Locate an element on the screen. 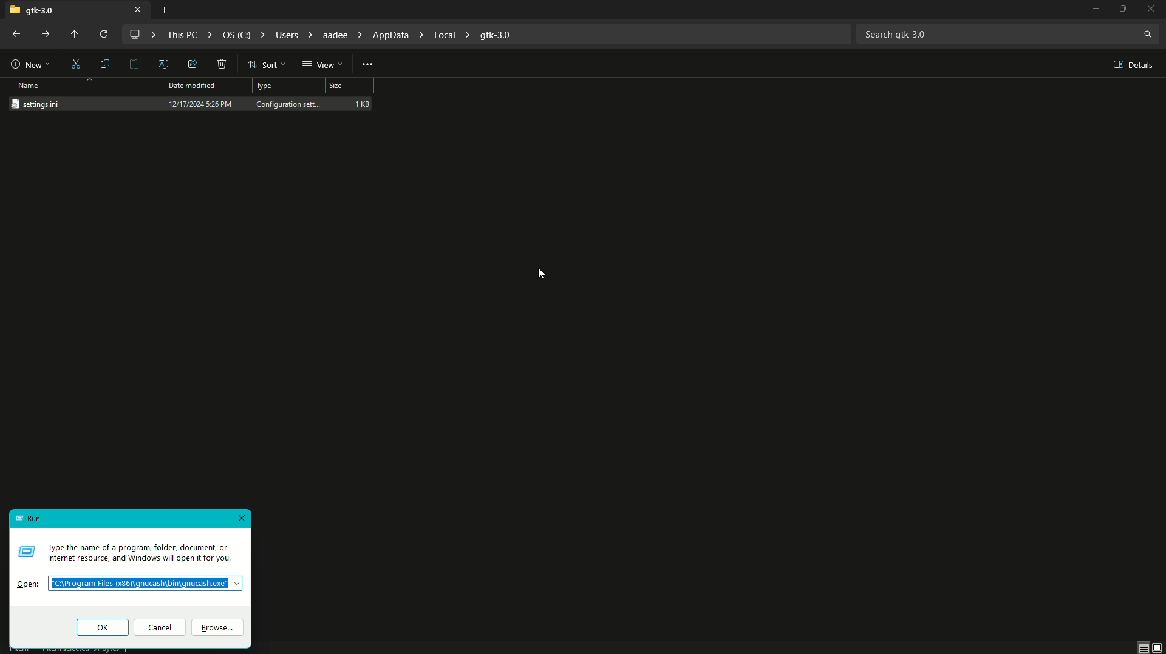 The width and height of the screenshot is (1166, 654). Copy is located at coordinates (105, 64).